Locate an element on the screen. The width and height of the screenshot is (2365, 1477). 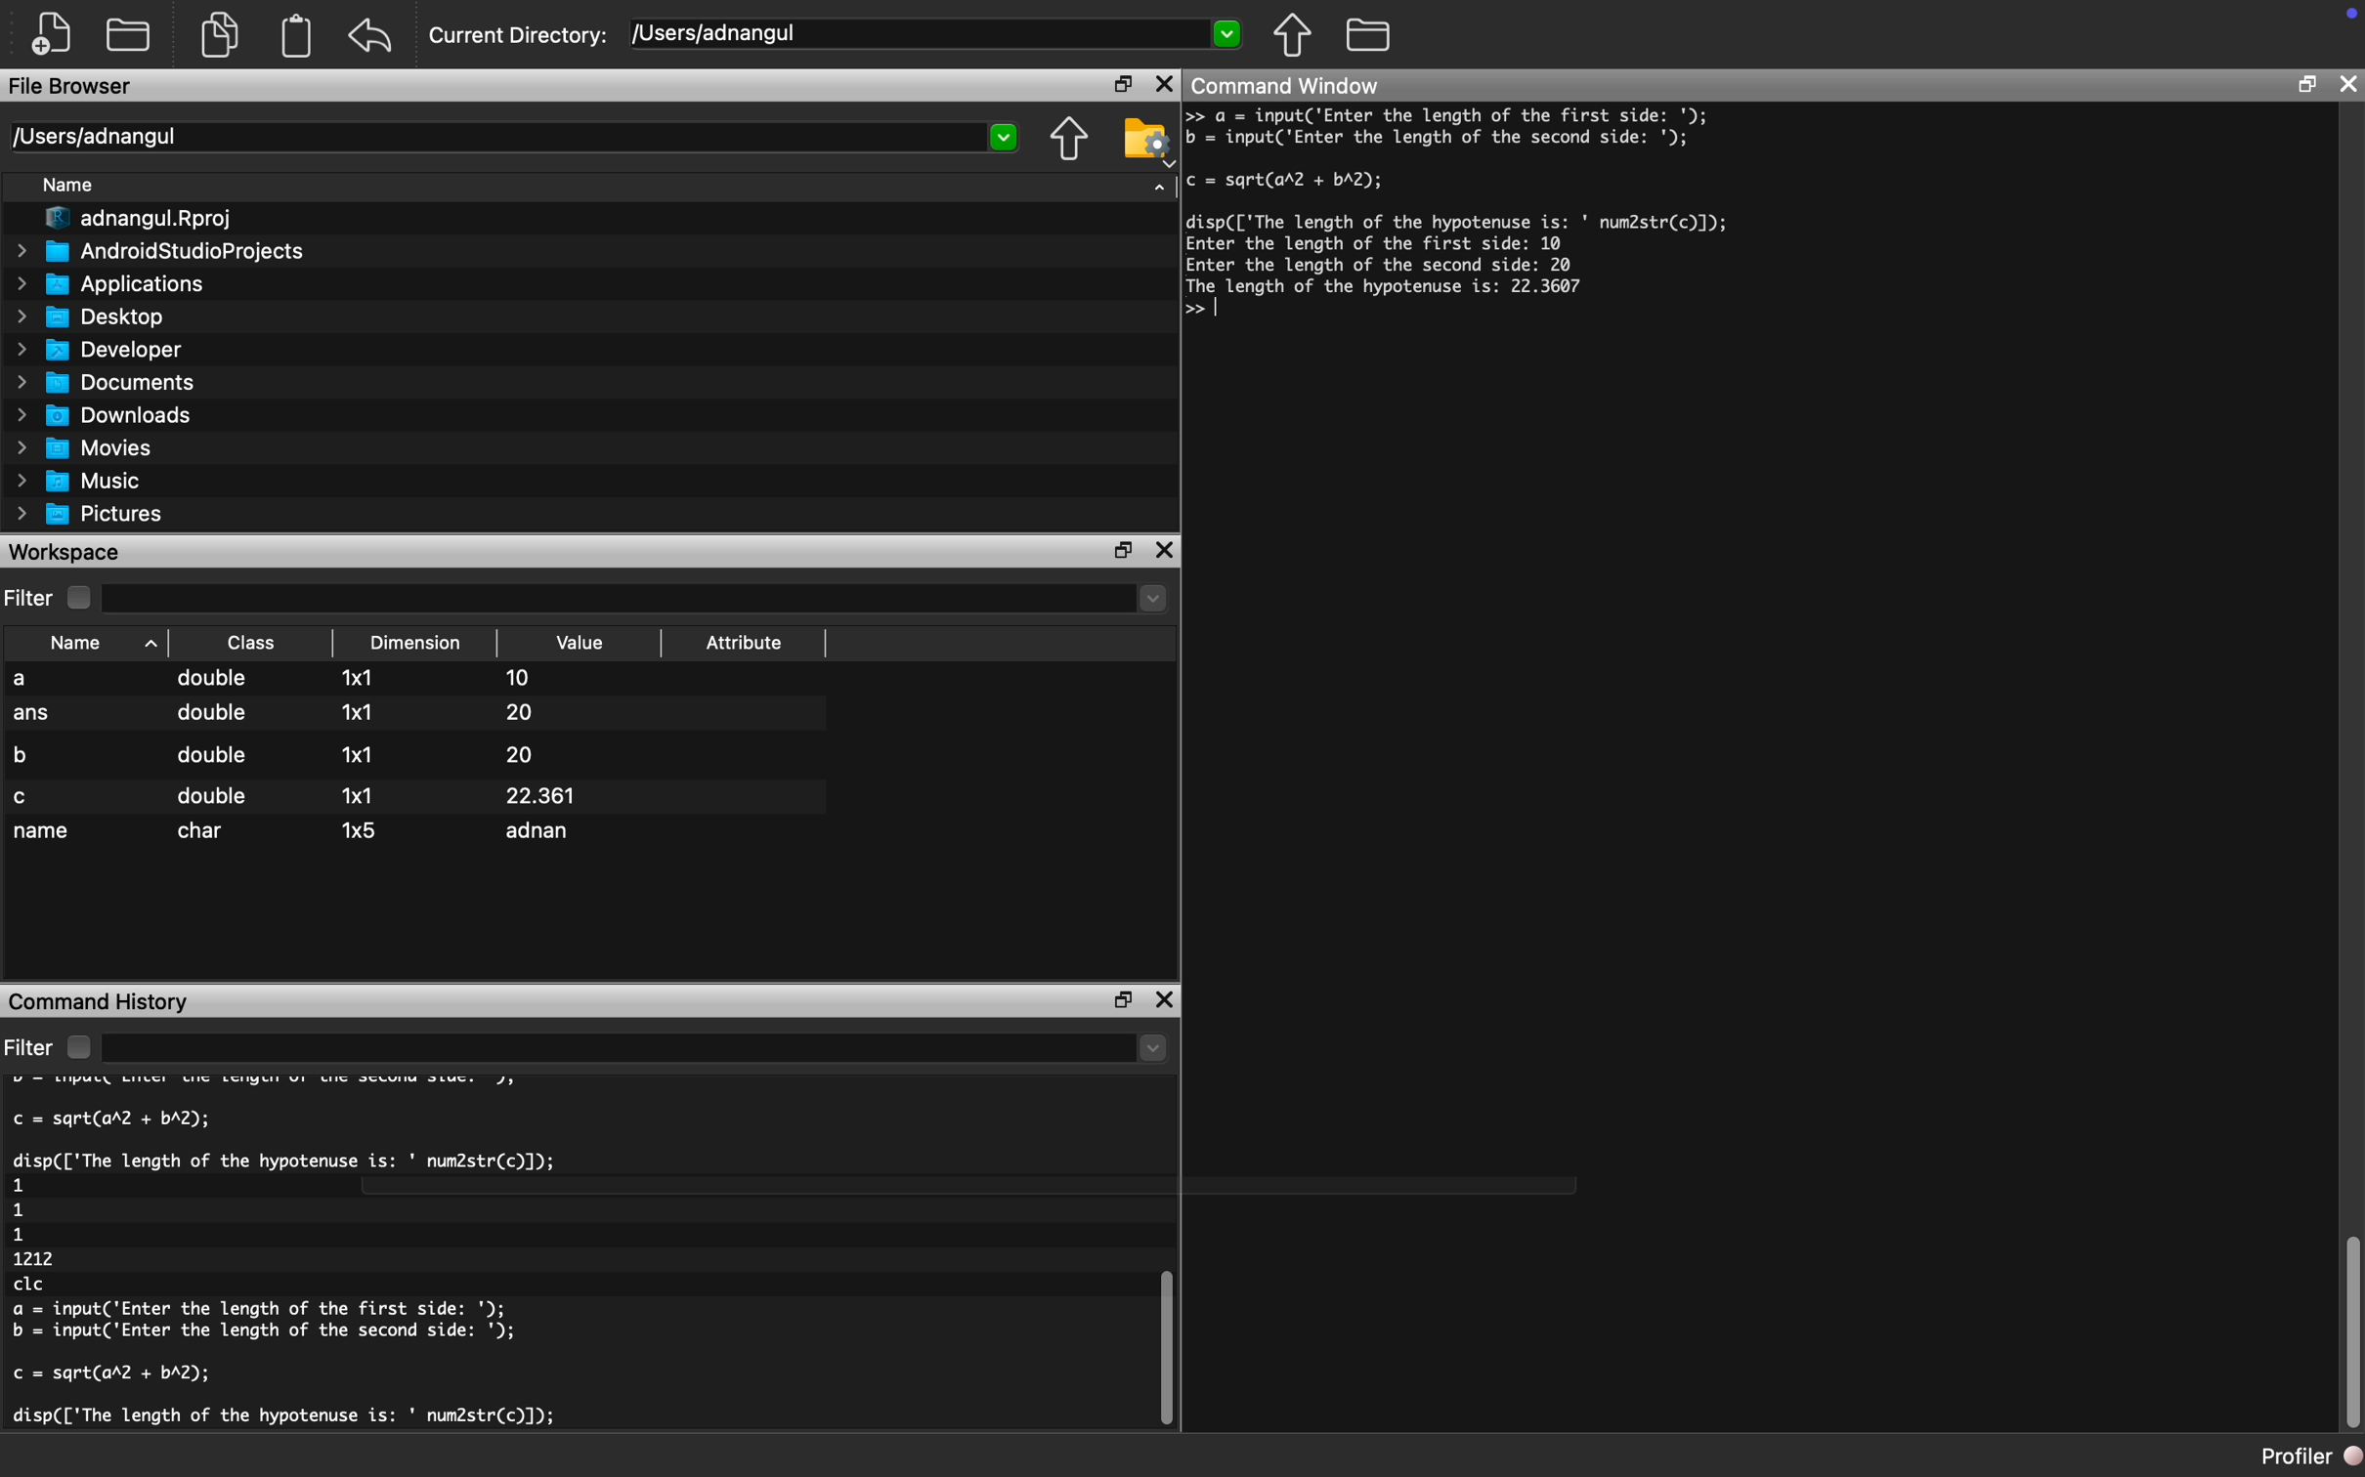
double is located at coordinates (212, 796).